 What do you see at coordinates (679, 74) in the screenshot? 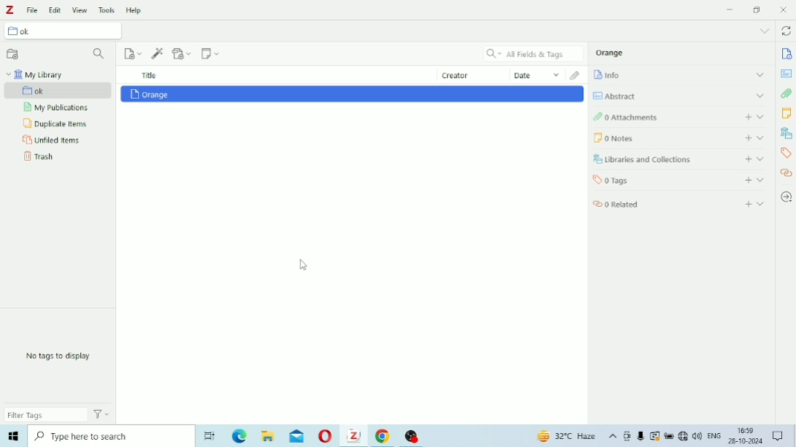
I see `Info` at bounding box center [679, 74].